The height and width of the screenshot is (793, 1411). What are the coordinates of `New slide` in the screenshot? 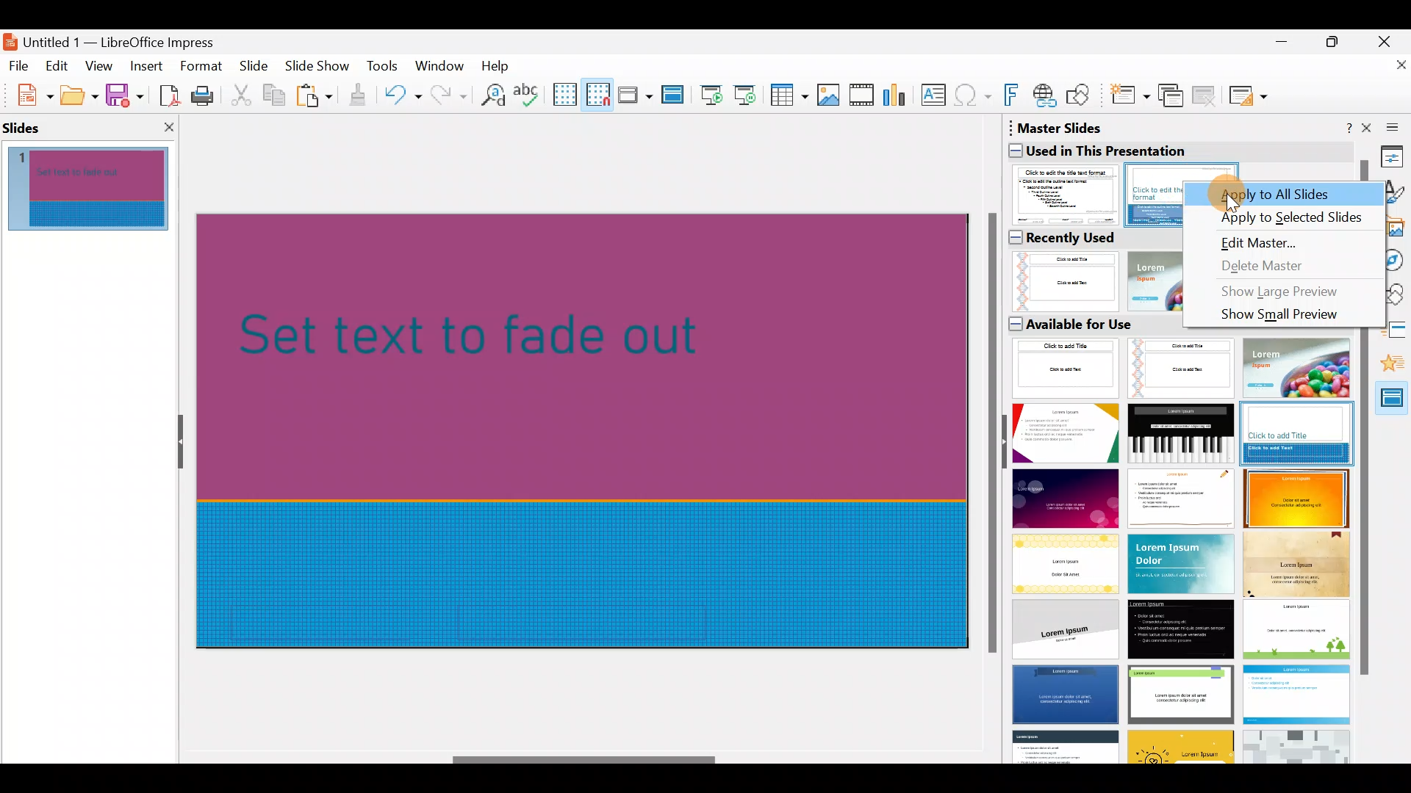 It's located at (1129, 99).